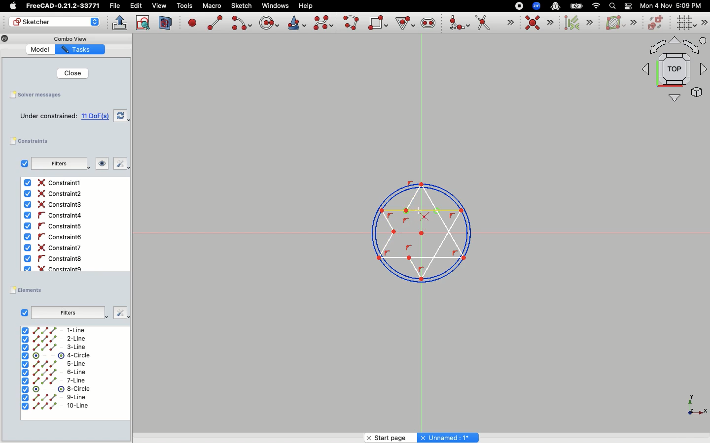 This screenshot has height=443, width=710. Describe the element at coordinates (63, 6) in the screenshot. I see `FreeCAD-0.21.2-33771` at that location.